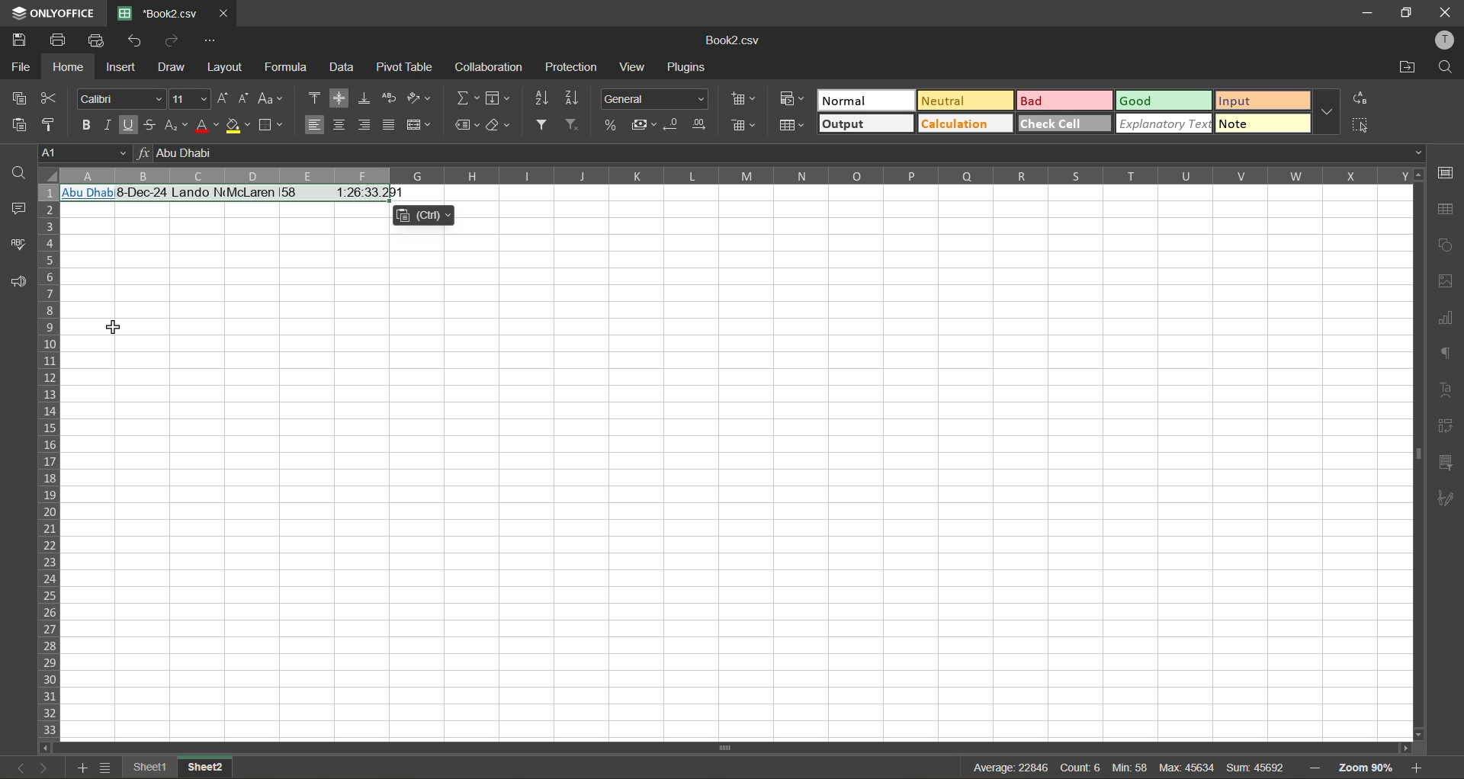 This screenshot has width=1464, height=779. I want to click on copy style, so click(53, 123).